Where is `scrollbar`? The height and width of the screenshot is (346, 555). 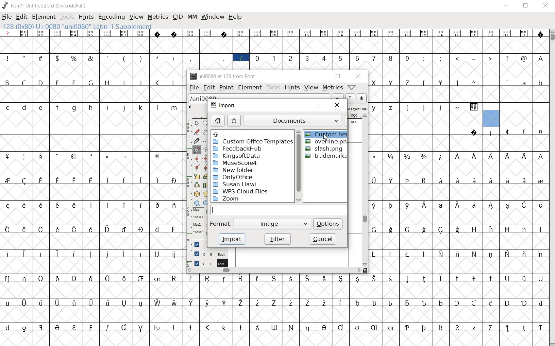
scrollbar is located at coordinates (365, 190).